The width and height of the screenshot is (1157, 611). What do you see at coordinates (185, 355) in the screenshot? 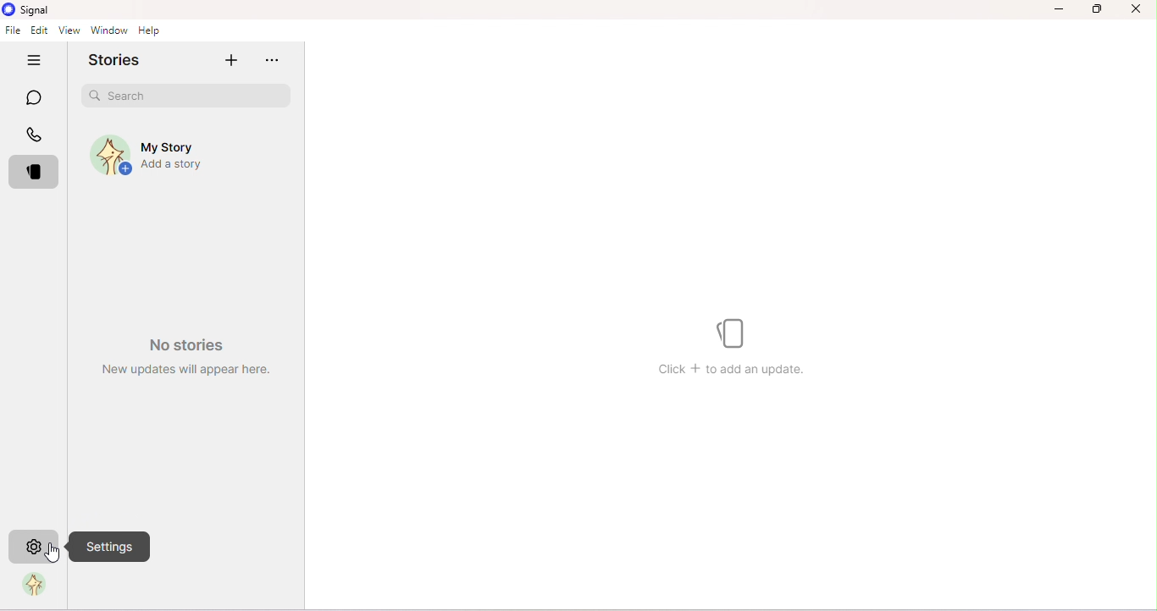
I see `Watermark- No stories` at bounding box center [185, 355].